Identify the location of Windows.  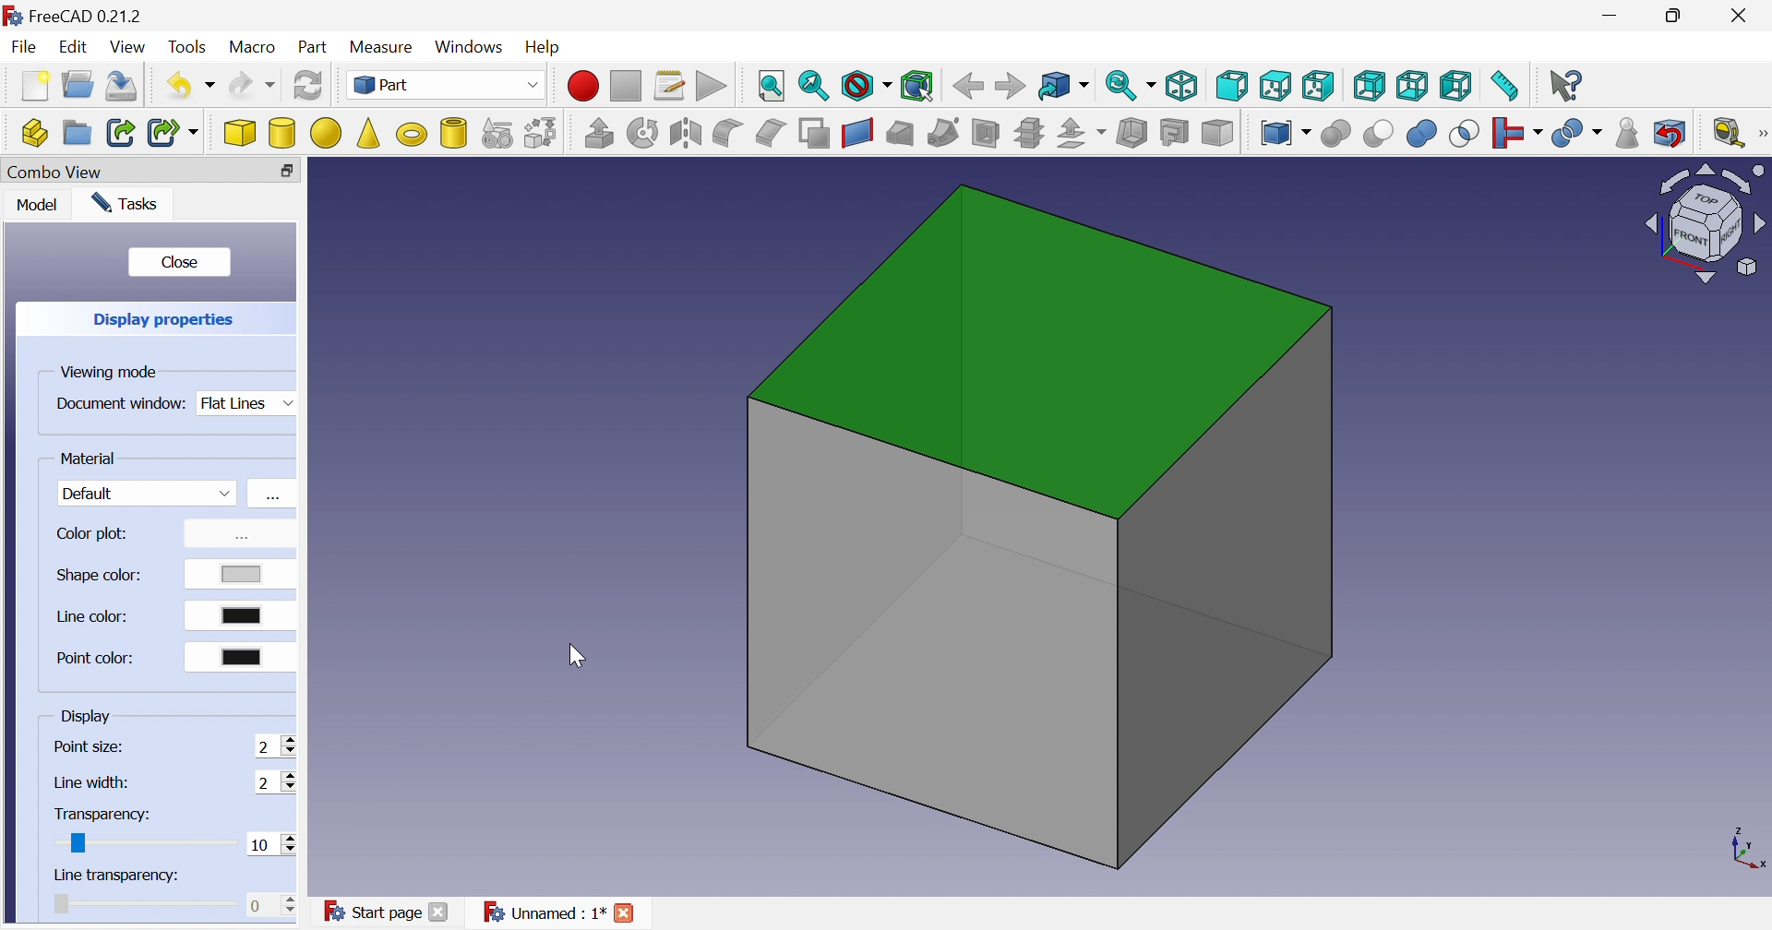
(472, 46).